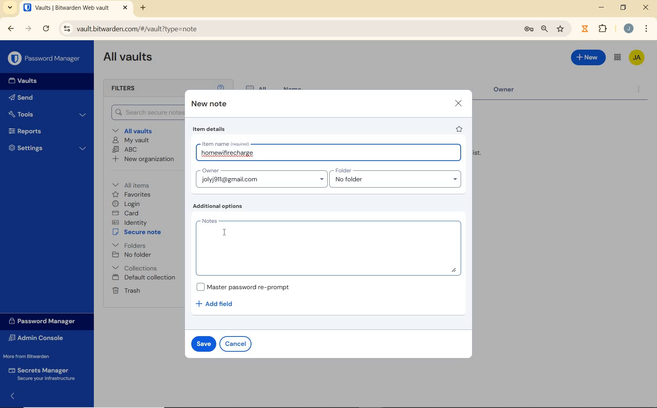  What do you see at coordinates (584, 29) in the screenshot?
I see `extensions` at bounding box center [584, 29].